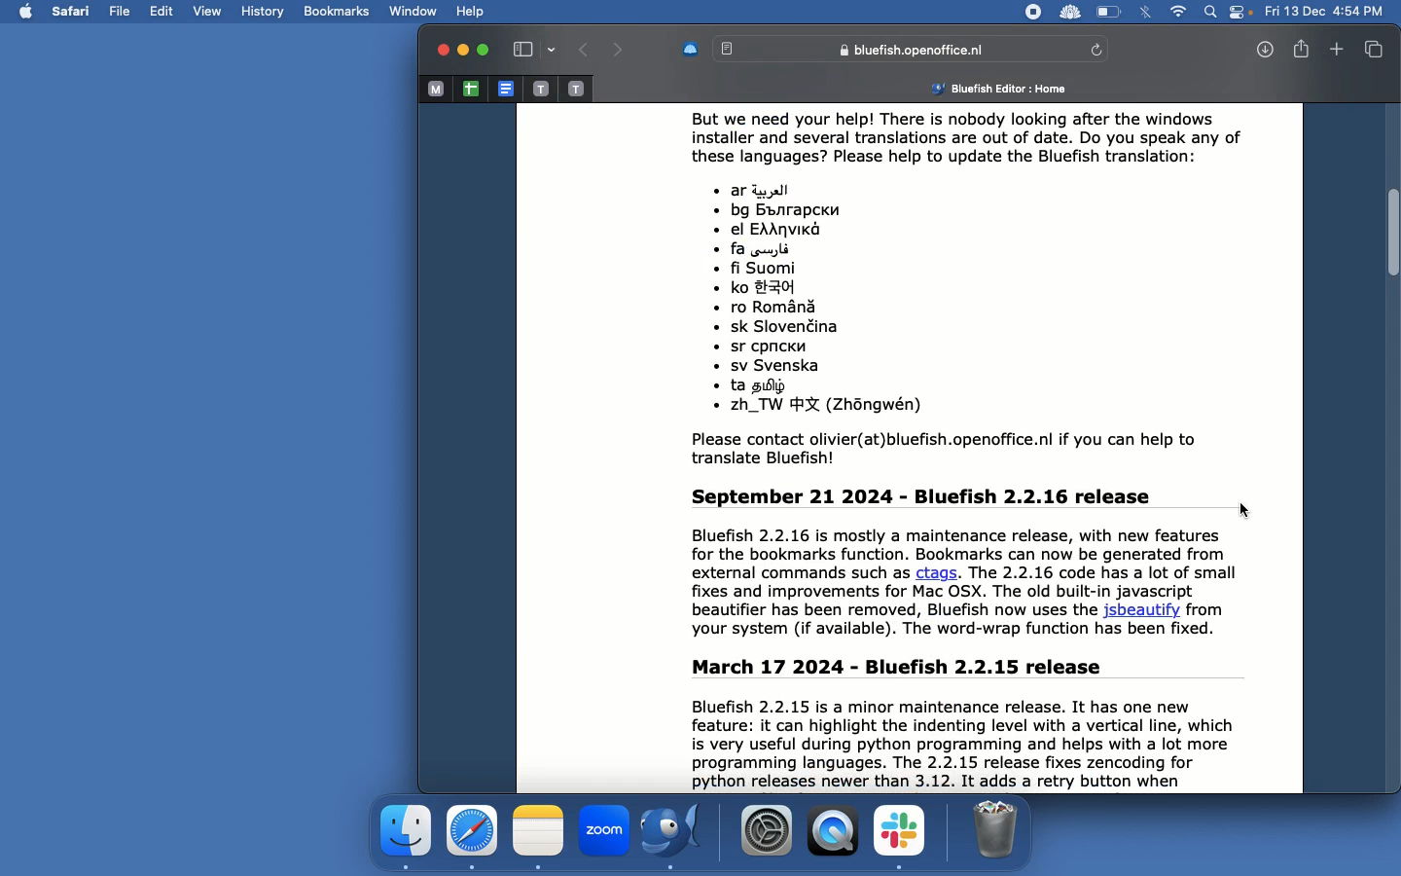 Image resolution: width=1401 pixels, height=876 pixels. I want to click on Add, so click(1338, 51).